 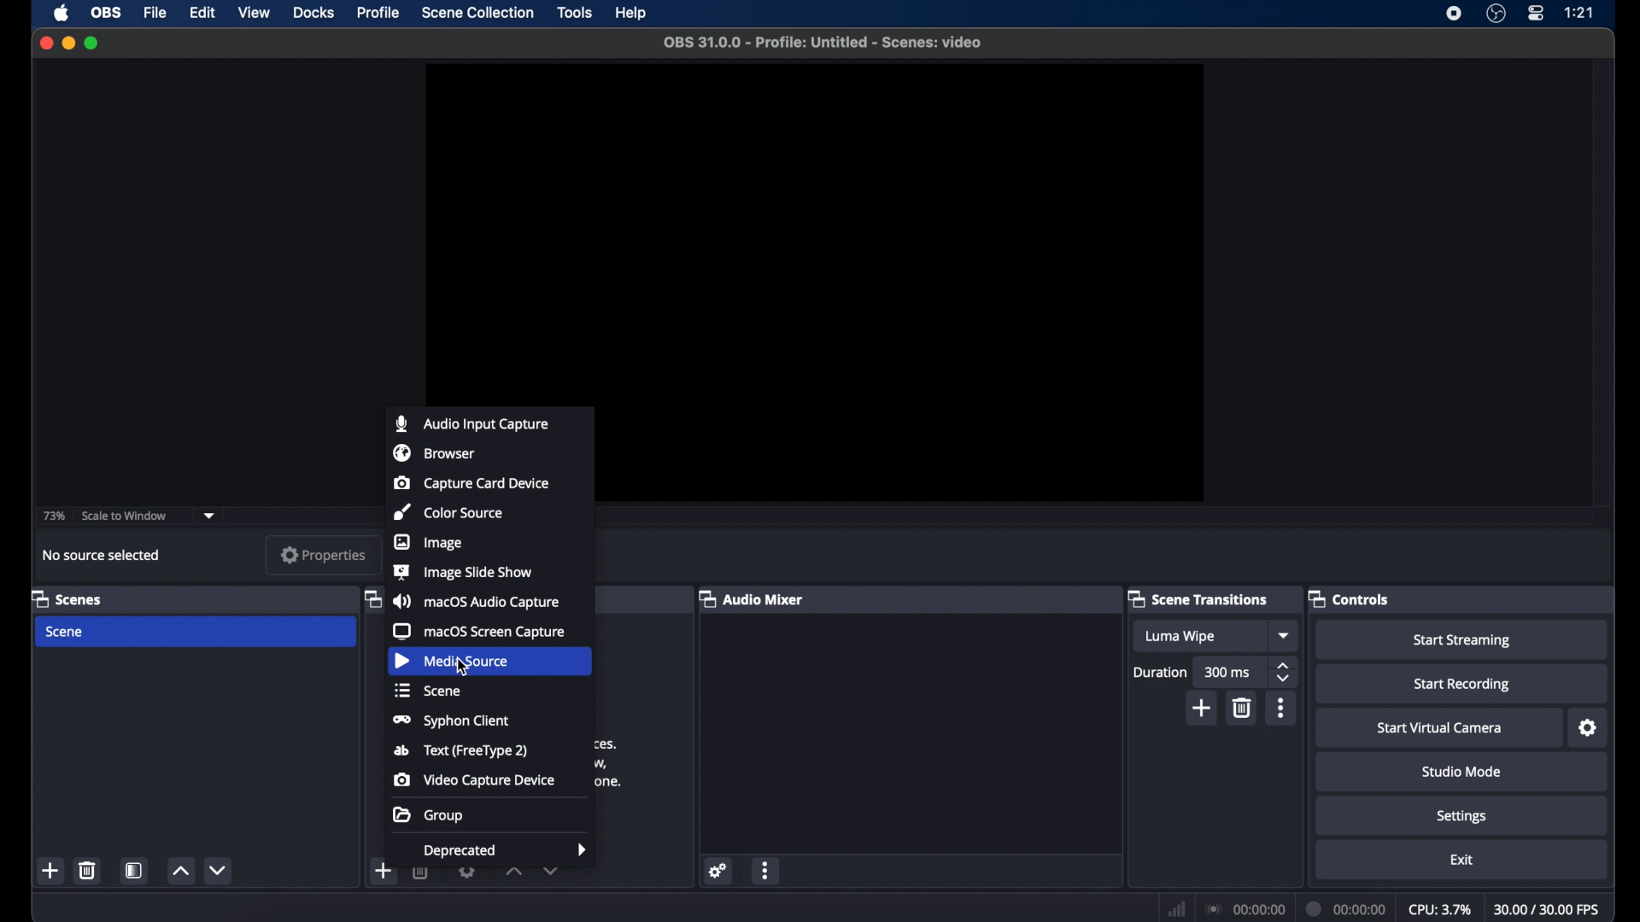 I want to click on info, so click(x=606, y=763).